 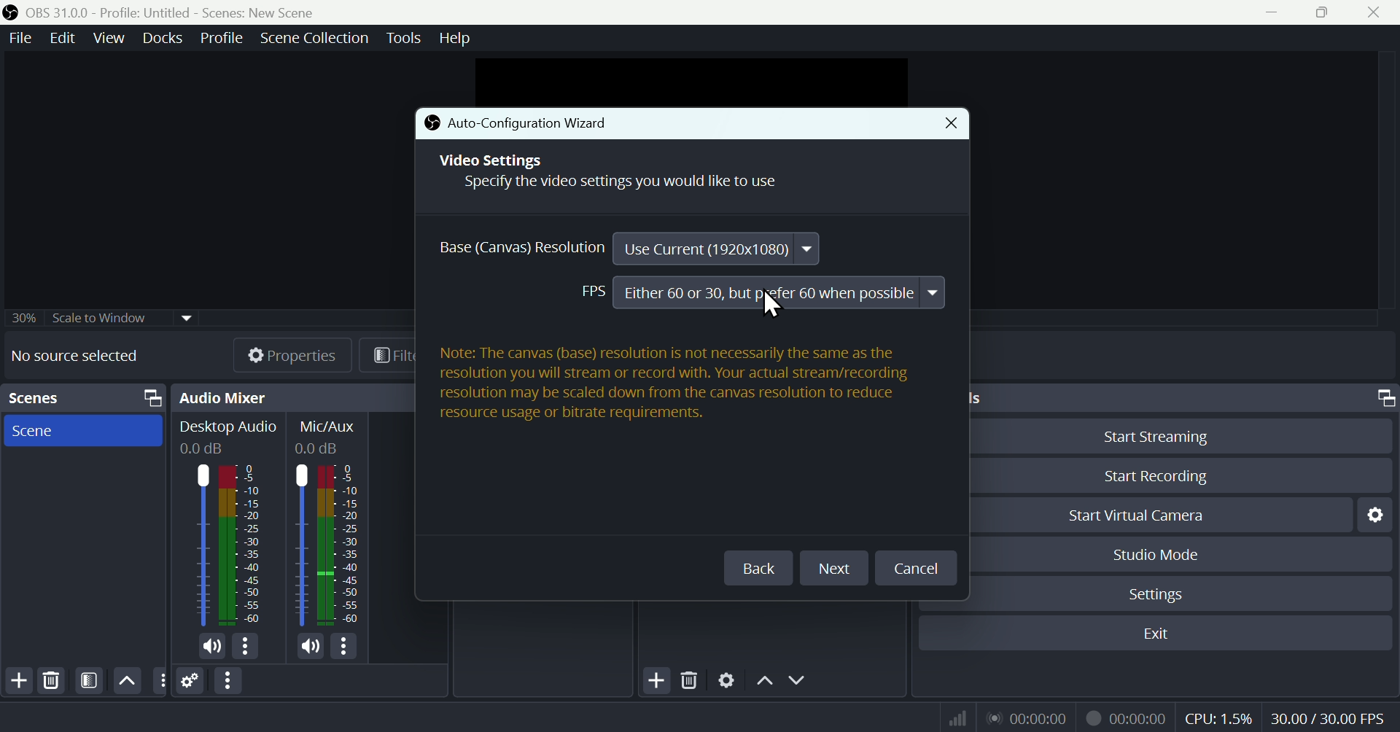 I want to click on cursor, so click(x=770, y=305).